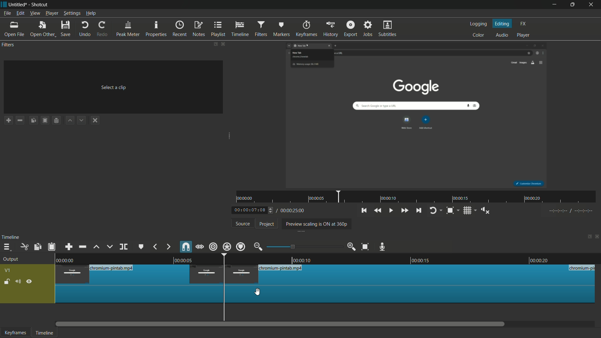  Describe the element at coordinates (83, 247) in the screenshot. I see `ripple delete` at that location.